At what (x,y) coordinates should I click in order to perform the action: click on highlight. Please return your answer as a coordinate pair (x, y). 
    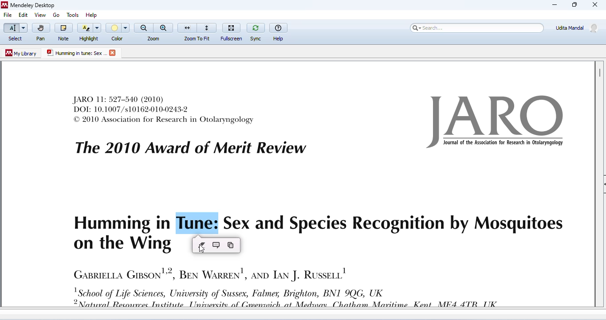
    Looking at the image, I should click on (90, 31).